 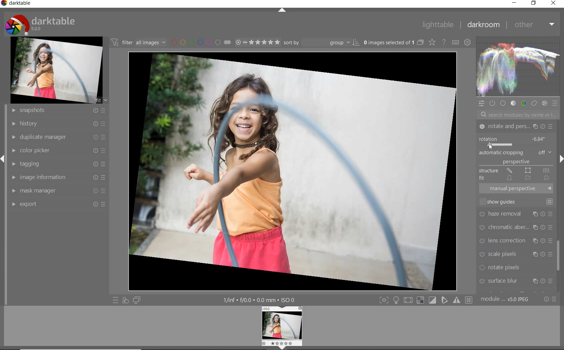 What do you see at coordinates (516, 282) in the screenshot?
I see `surface blur` at bounding box center [516, 282].